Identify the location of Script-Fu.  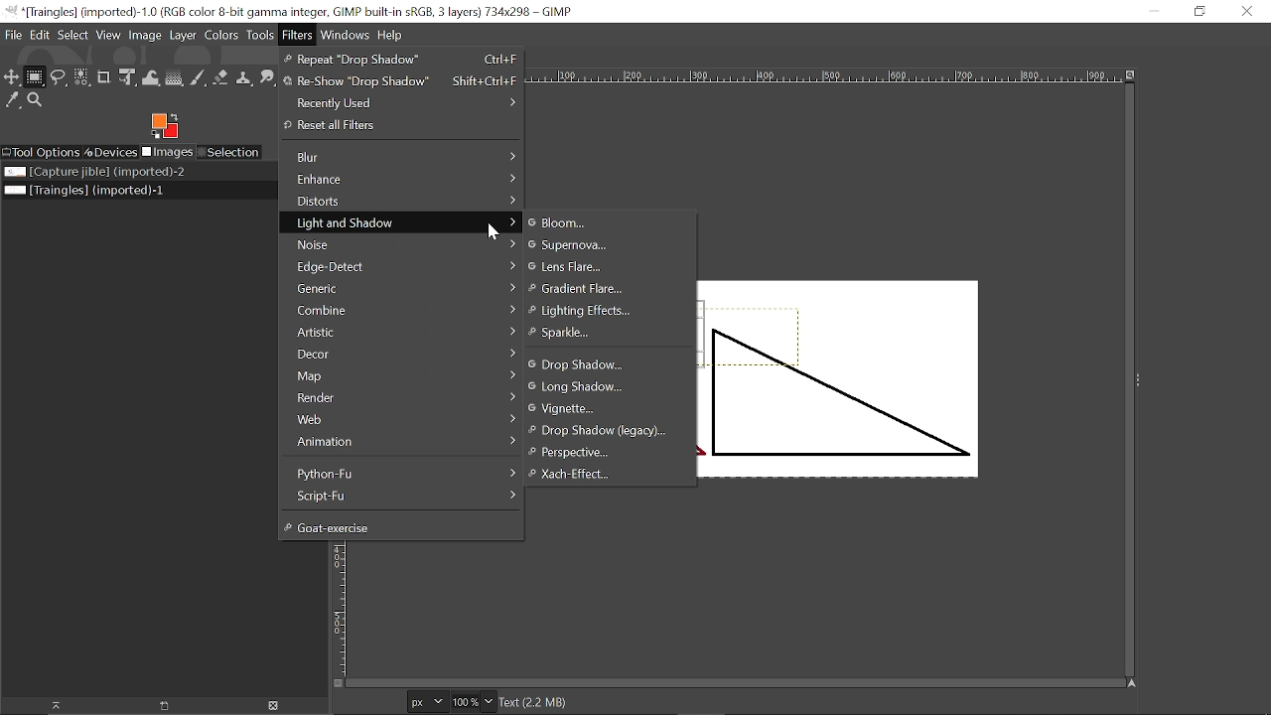
(408, 498).